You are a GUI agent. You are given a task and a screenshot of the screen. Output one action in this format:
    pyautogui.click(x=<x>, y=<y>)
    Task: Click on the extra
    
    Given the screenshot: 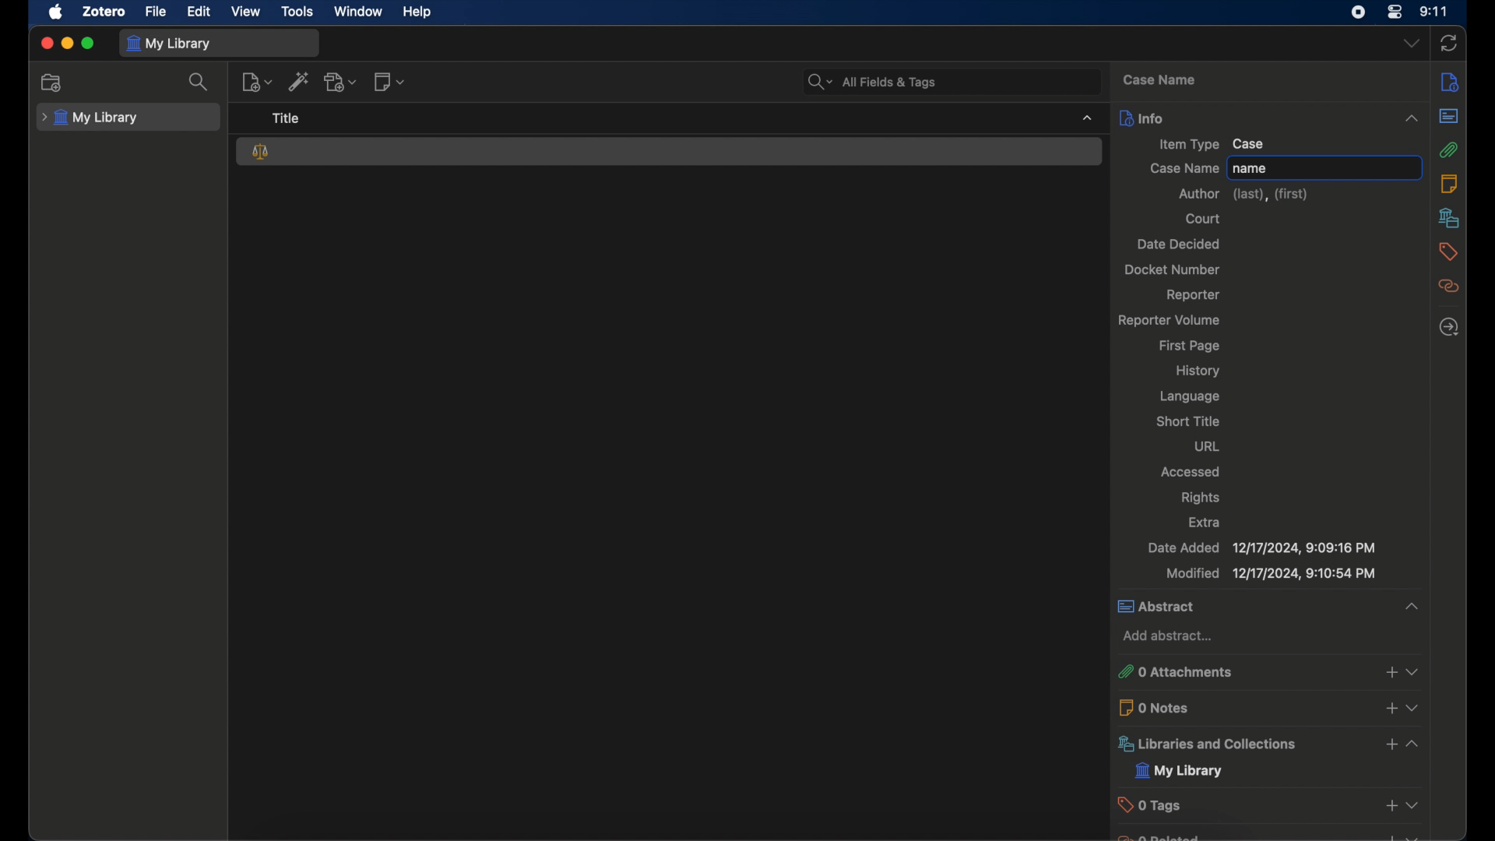 What is the action you would take?
    pyautogui.click(x=1205, y=523)
    